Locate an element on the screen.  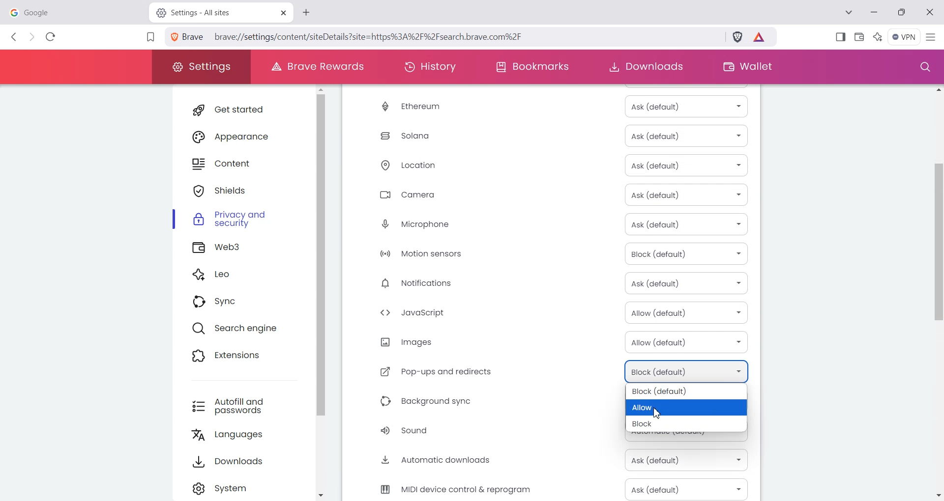
Notification Ask (Default) is located at coordinates (553, 283).